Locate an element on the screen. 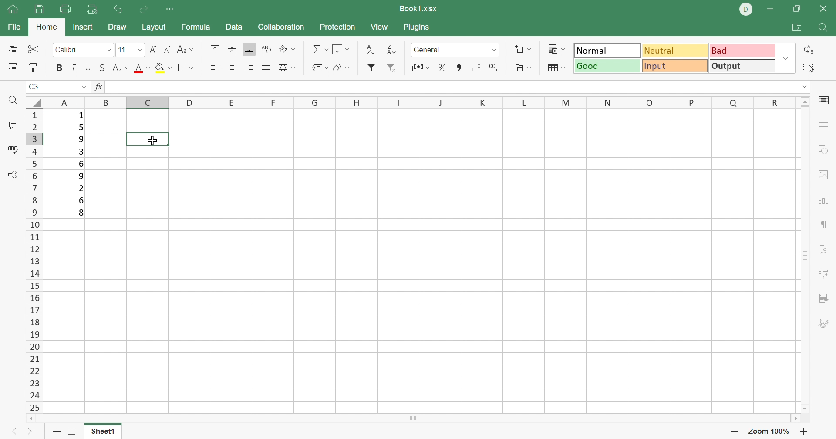  Delete cells is located at coordinates (523, 68).